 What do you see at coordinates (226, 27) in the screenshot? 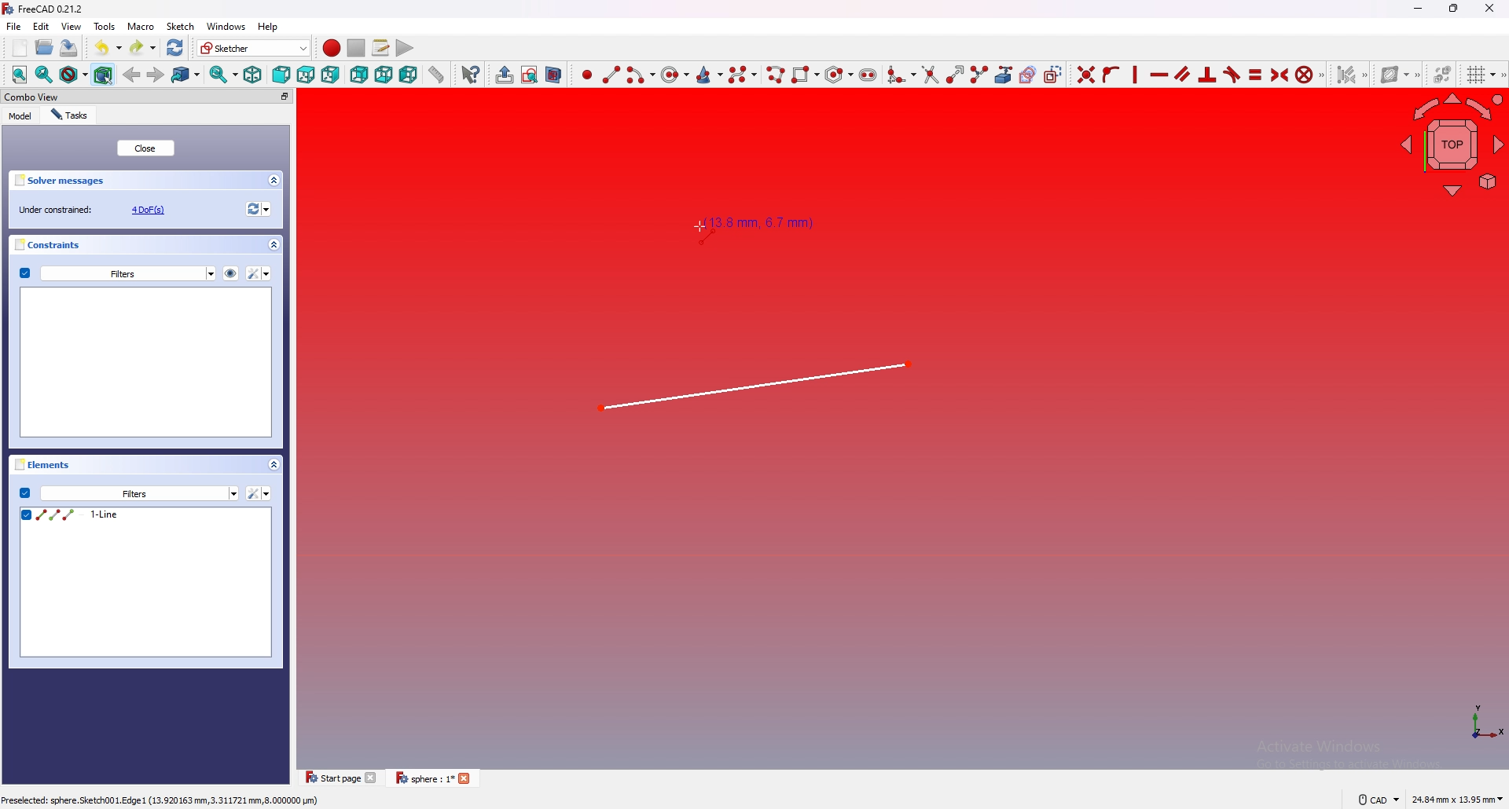
I see `Windows` at bounding box center [226, 27].